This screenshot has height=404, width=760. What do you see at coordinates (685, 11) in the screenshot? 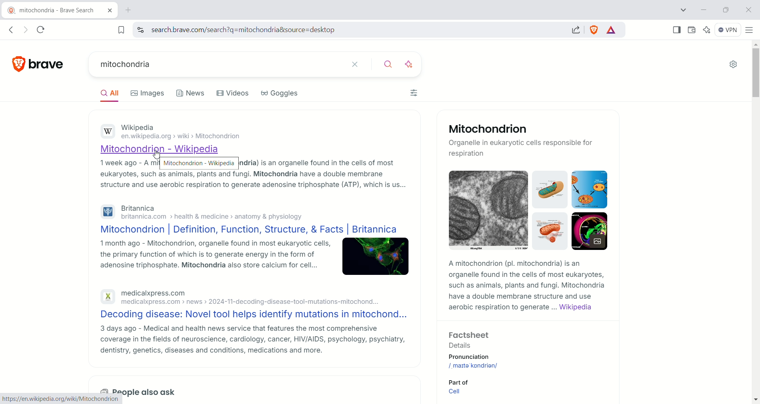
I see `search tab` at bounding box center [685, 11].